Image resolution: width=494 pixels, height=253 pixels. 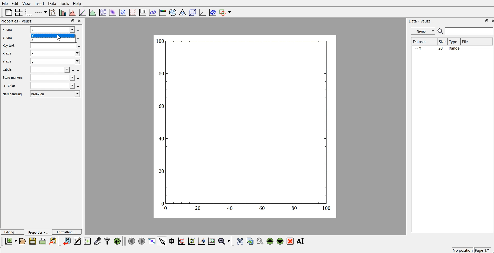 I want to click on blank page, so click(x=9, y=12).